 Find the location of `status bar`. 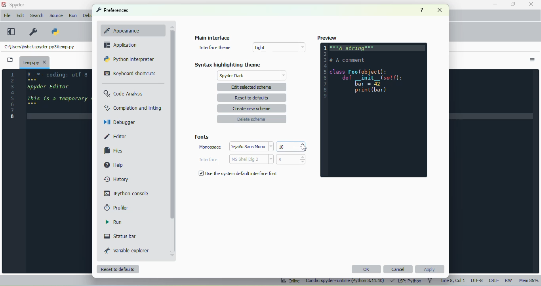

status bar is located at coordinates (120, 236).